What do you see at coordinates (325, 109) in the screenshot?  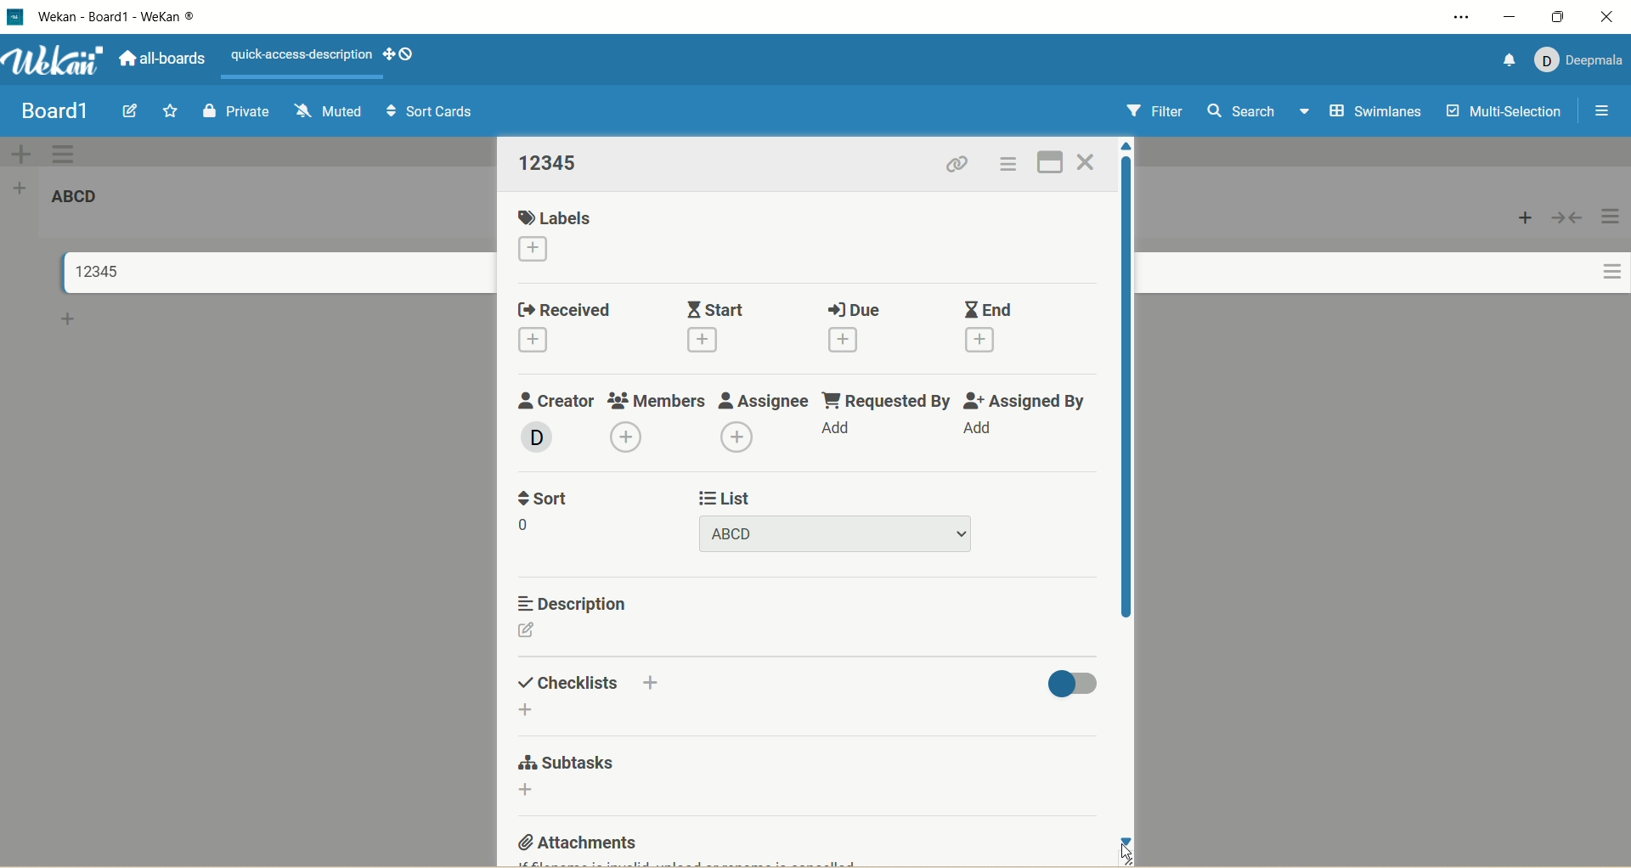 I see `muted` at bounding box center [325, 109].